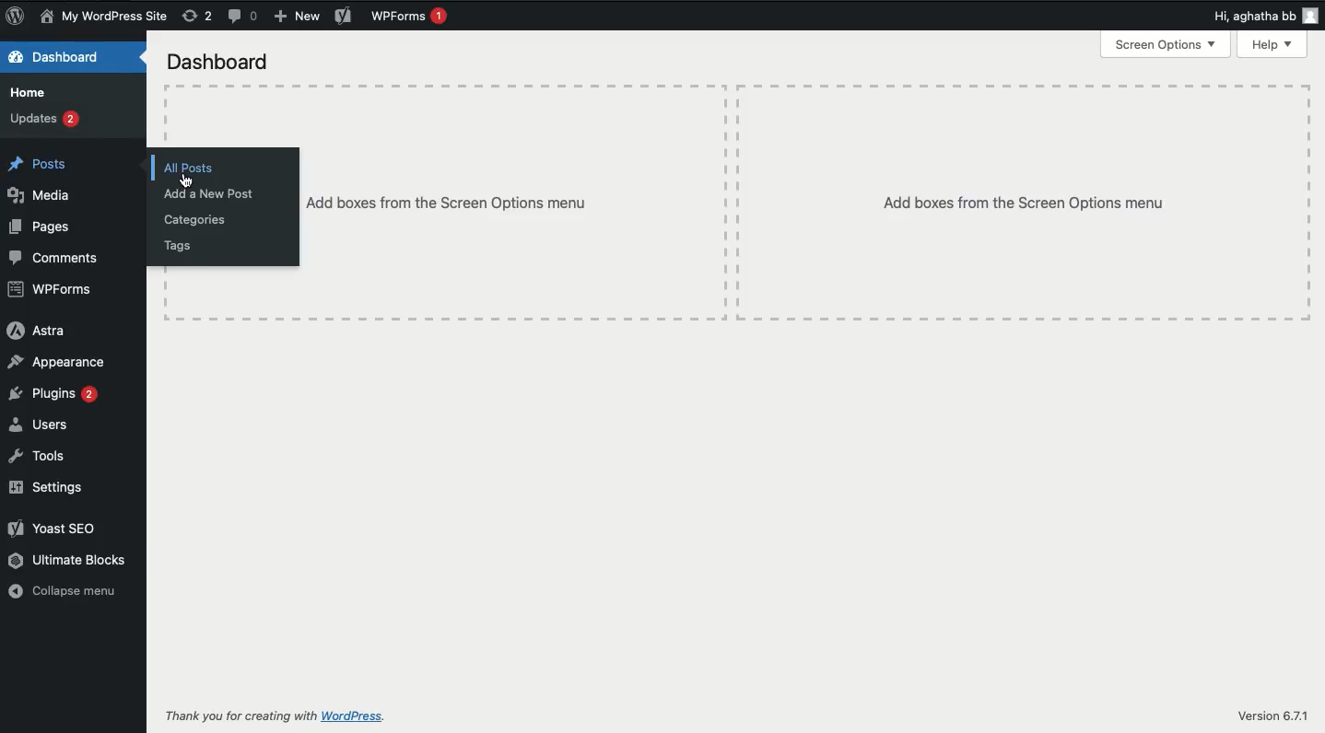 The width and height of the screenshot is (1325, 733). What do you see at coordinates (1272, 46) in the screenshot?
I see `Help` at bounding box center [1272, 46].